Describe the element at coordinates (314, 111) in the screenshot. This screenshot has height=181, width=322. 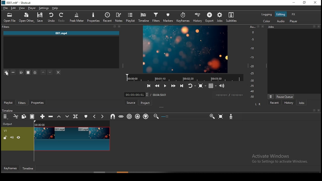
I see `book mark` at that location.